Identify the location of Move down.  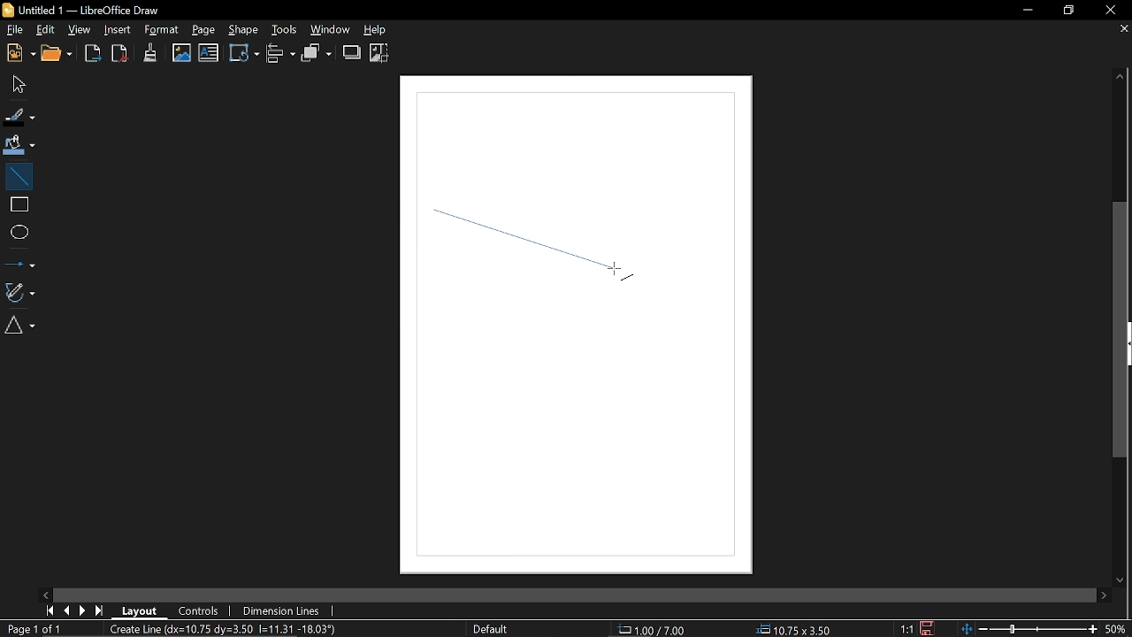
(1116, 580).